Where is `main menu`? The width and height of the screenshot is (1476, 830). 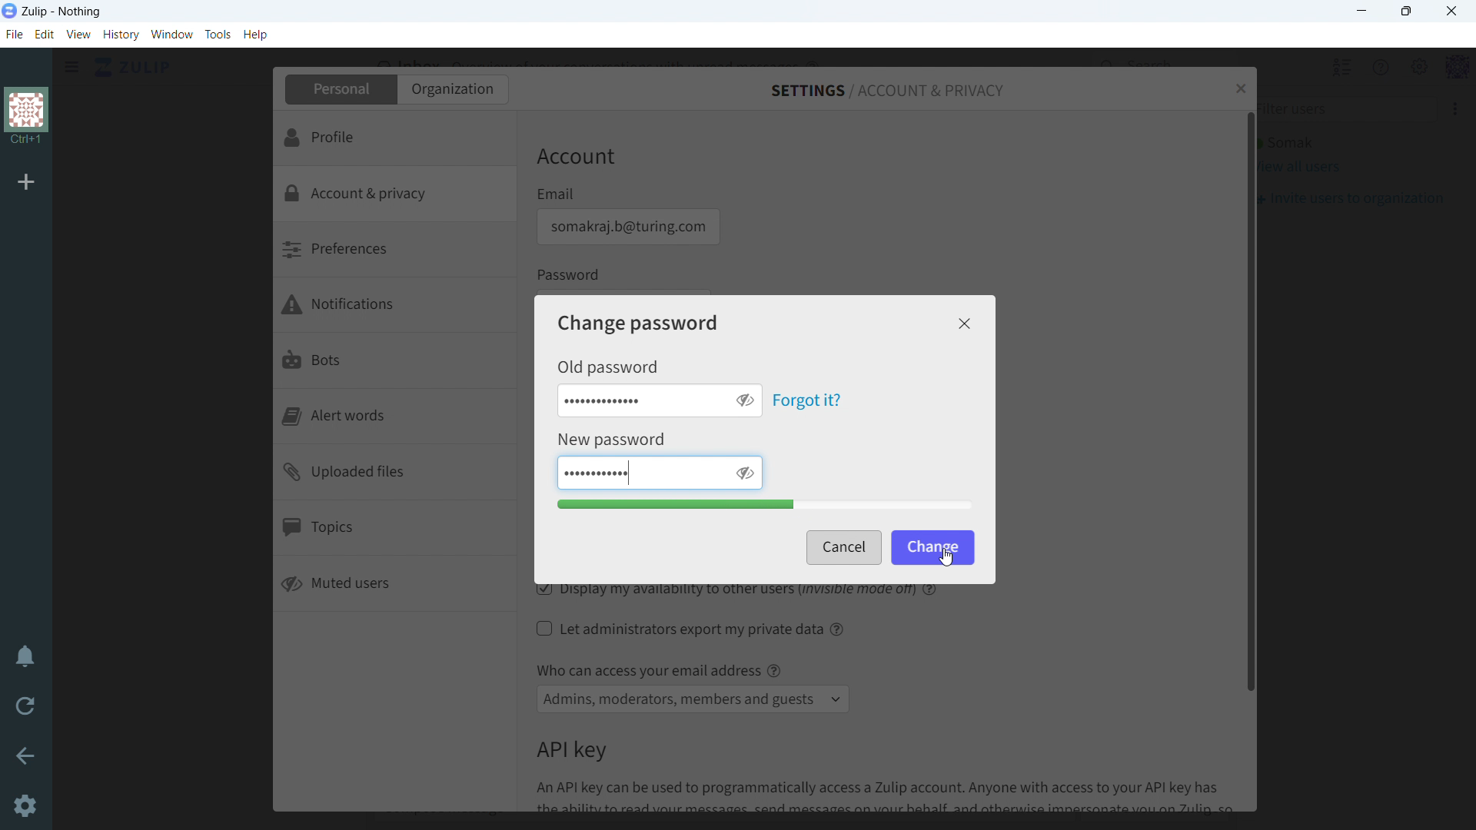 main menu is located at coordinates (1418, 68).